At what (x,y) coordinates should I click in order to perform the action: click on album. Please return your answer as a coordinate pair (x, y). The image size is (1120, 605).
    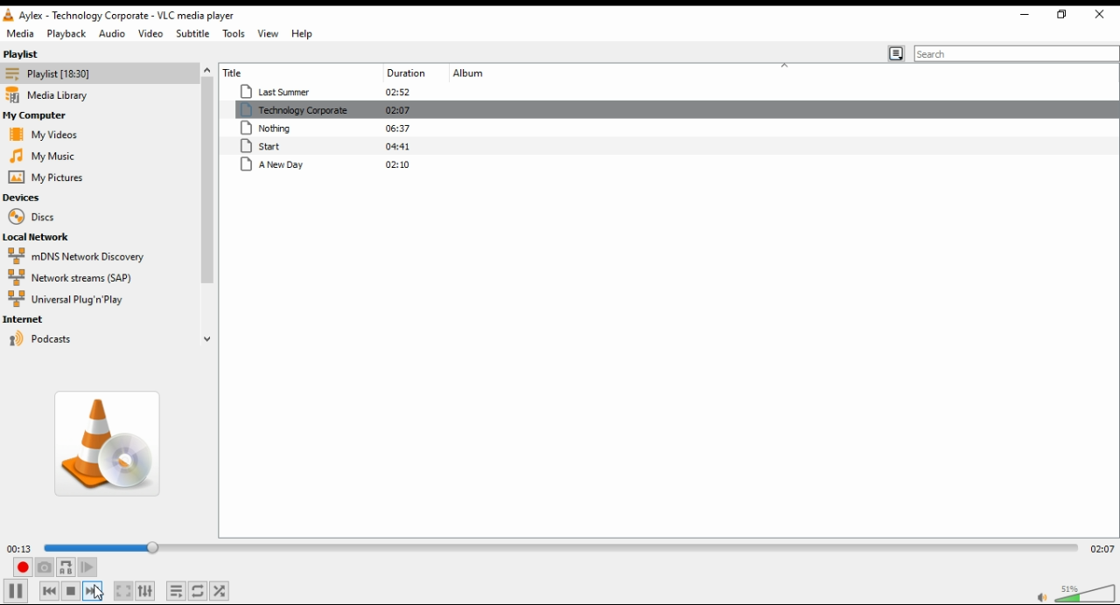
    Looking at the image, I should click on (472, 72).